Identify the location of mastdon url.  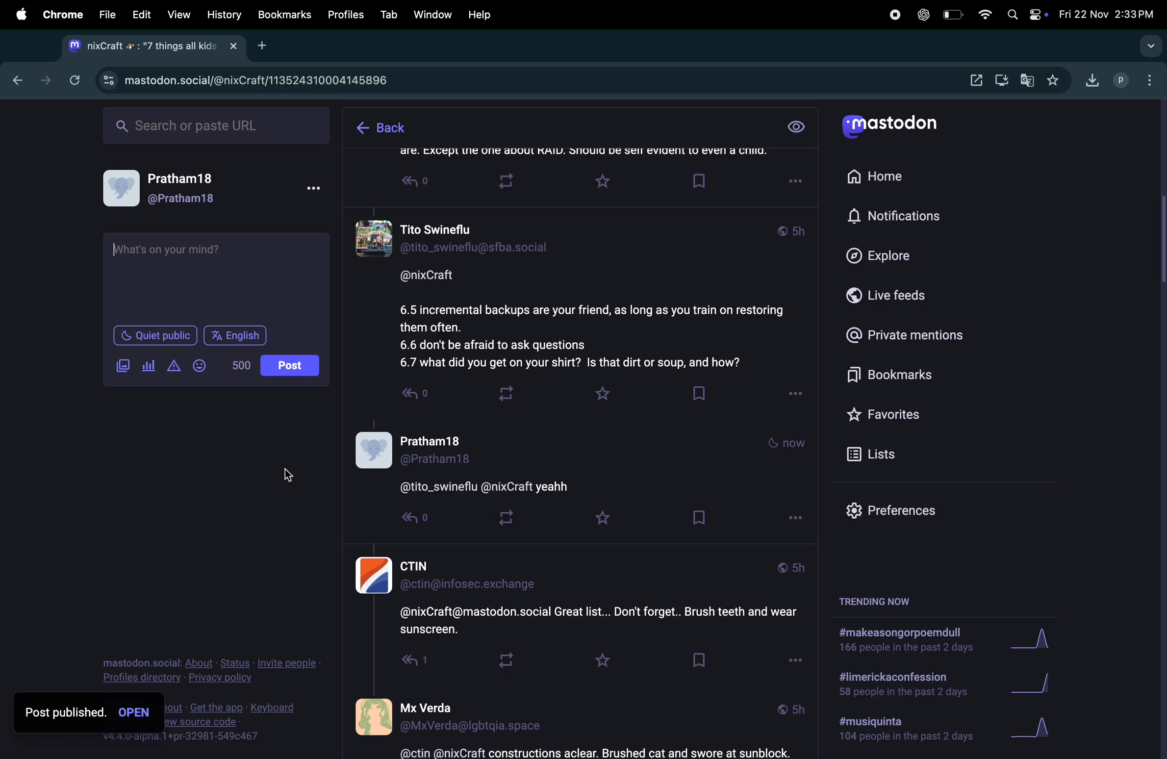
(277, 77).